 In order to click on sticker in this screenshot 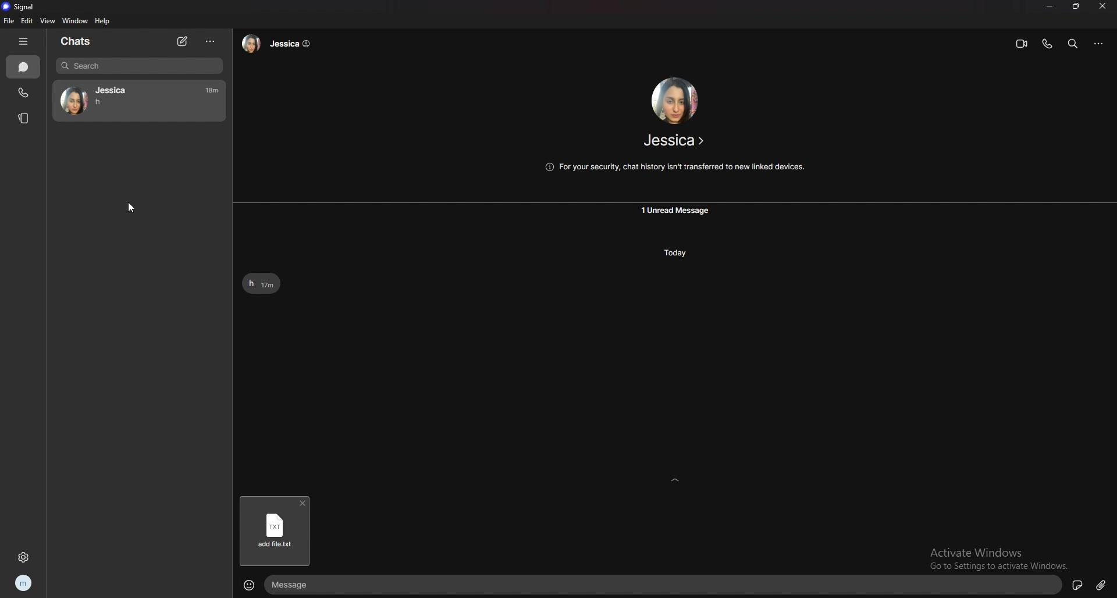, I will do `click(1077, 583)`.